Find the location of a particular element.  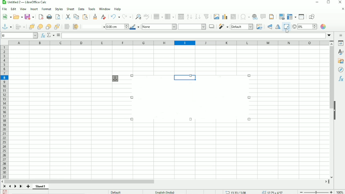

Flip horizontally is located at coordinates (277, 27).